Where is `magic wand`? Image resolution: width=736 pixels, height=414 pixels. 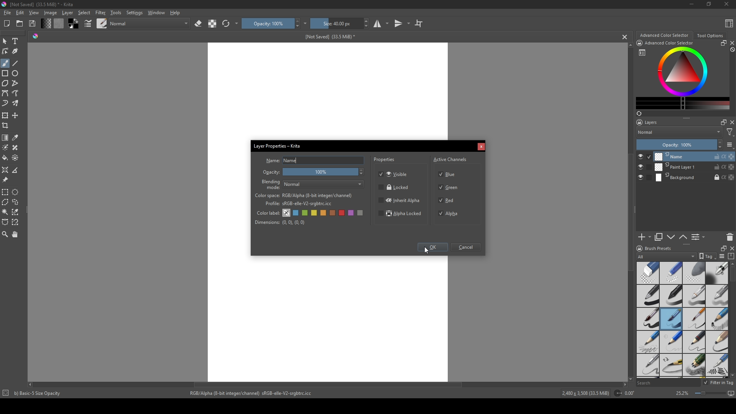 magic wand is located at coordinates (5, 212).